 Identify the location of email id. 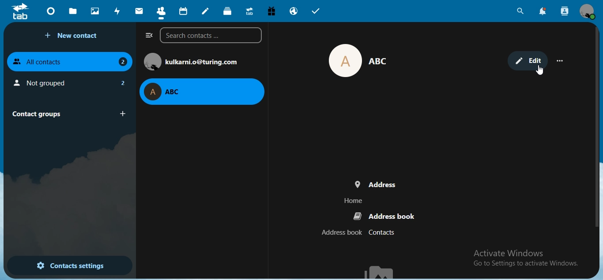
(194, 61).